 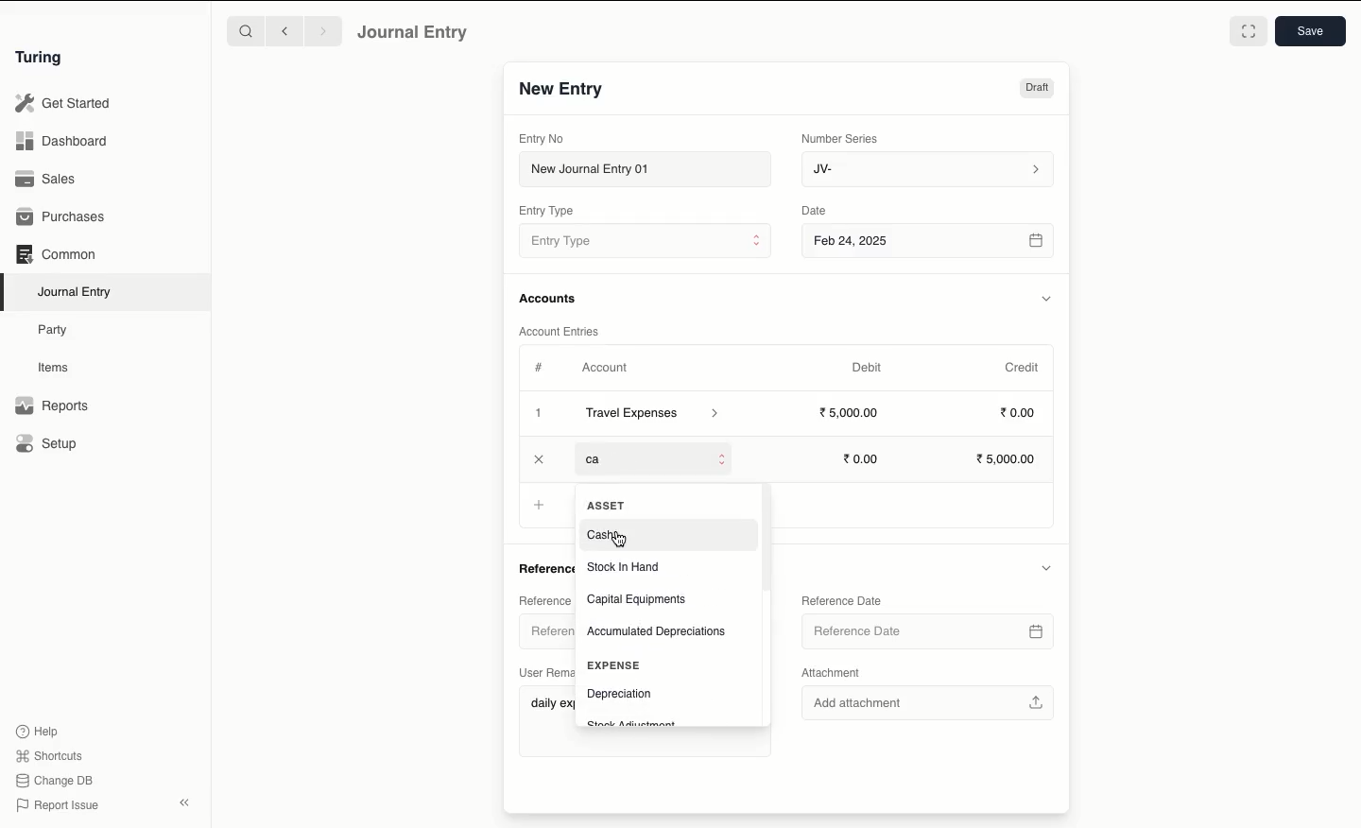 What do you see at coordinates (64, 104) in the screenshot?
I see `Get Started` at bounding box center [64, 104].